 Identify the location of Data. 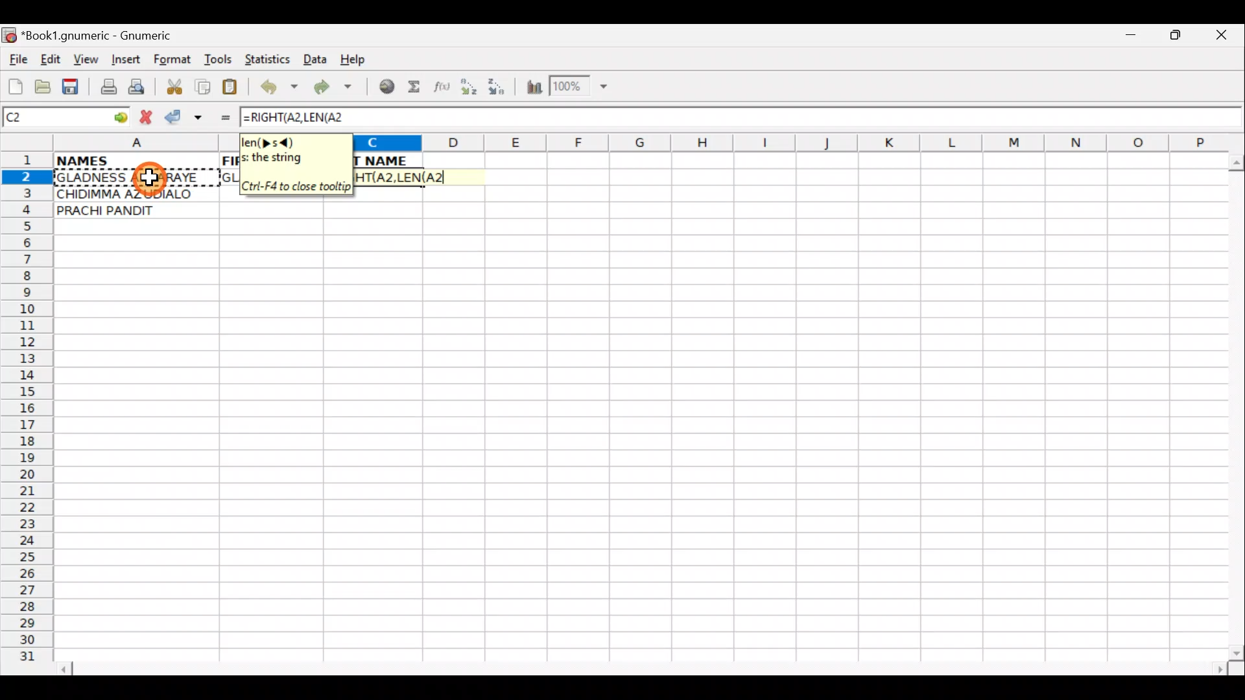
(314, 58).